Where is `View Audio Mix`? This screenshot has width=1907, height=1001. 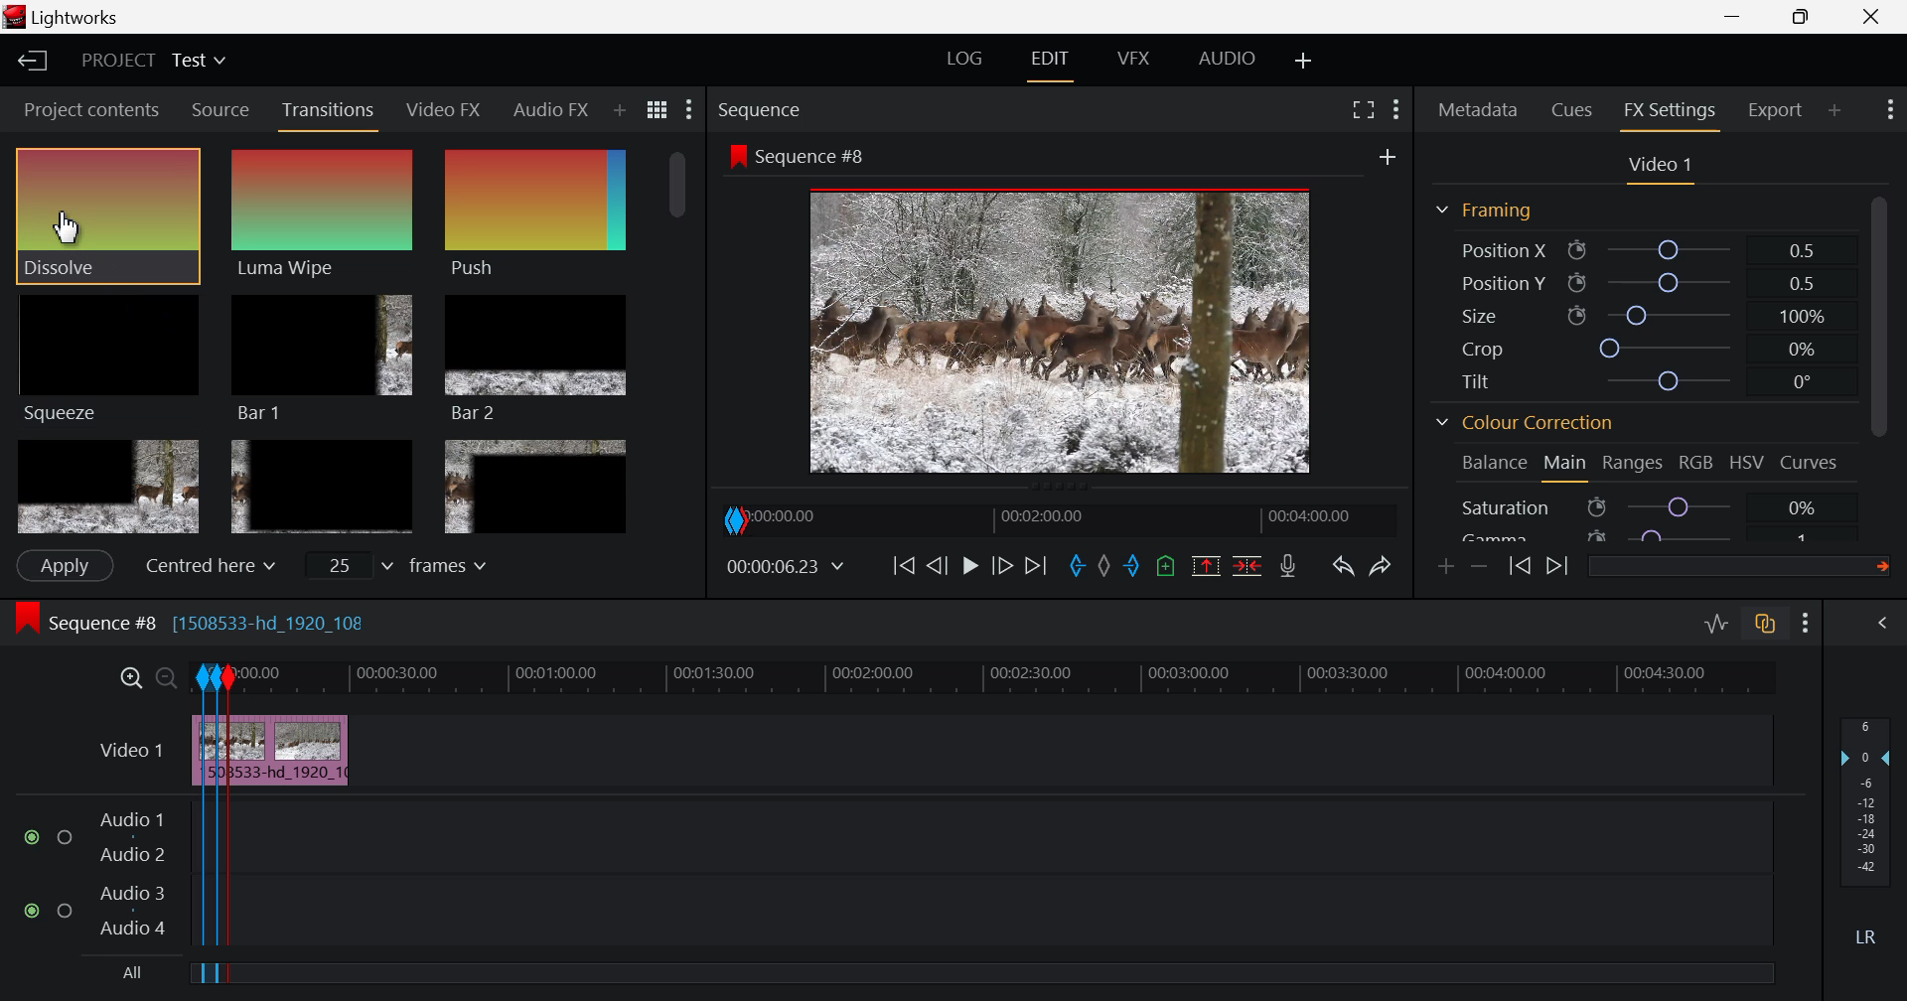
View Audio Mix is located at coordinates (1885, 625).